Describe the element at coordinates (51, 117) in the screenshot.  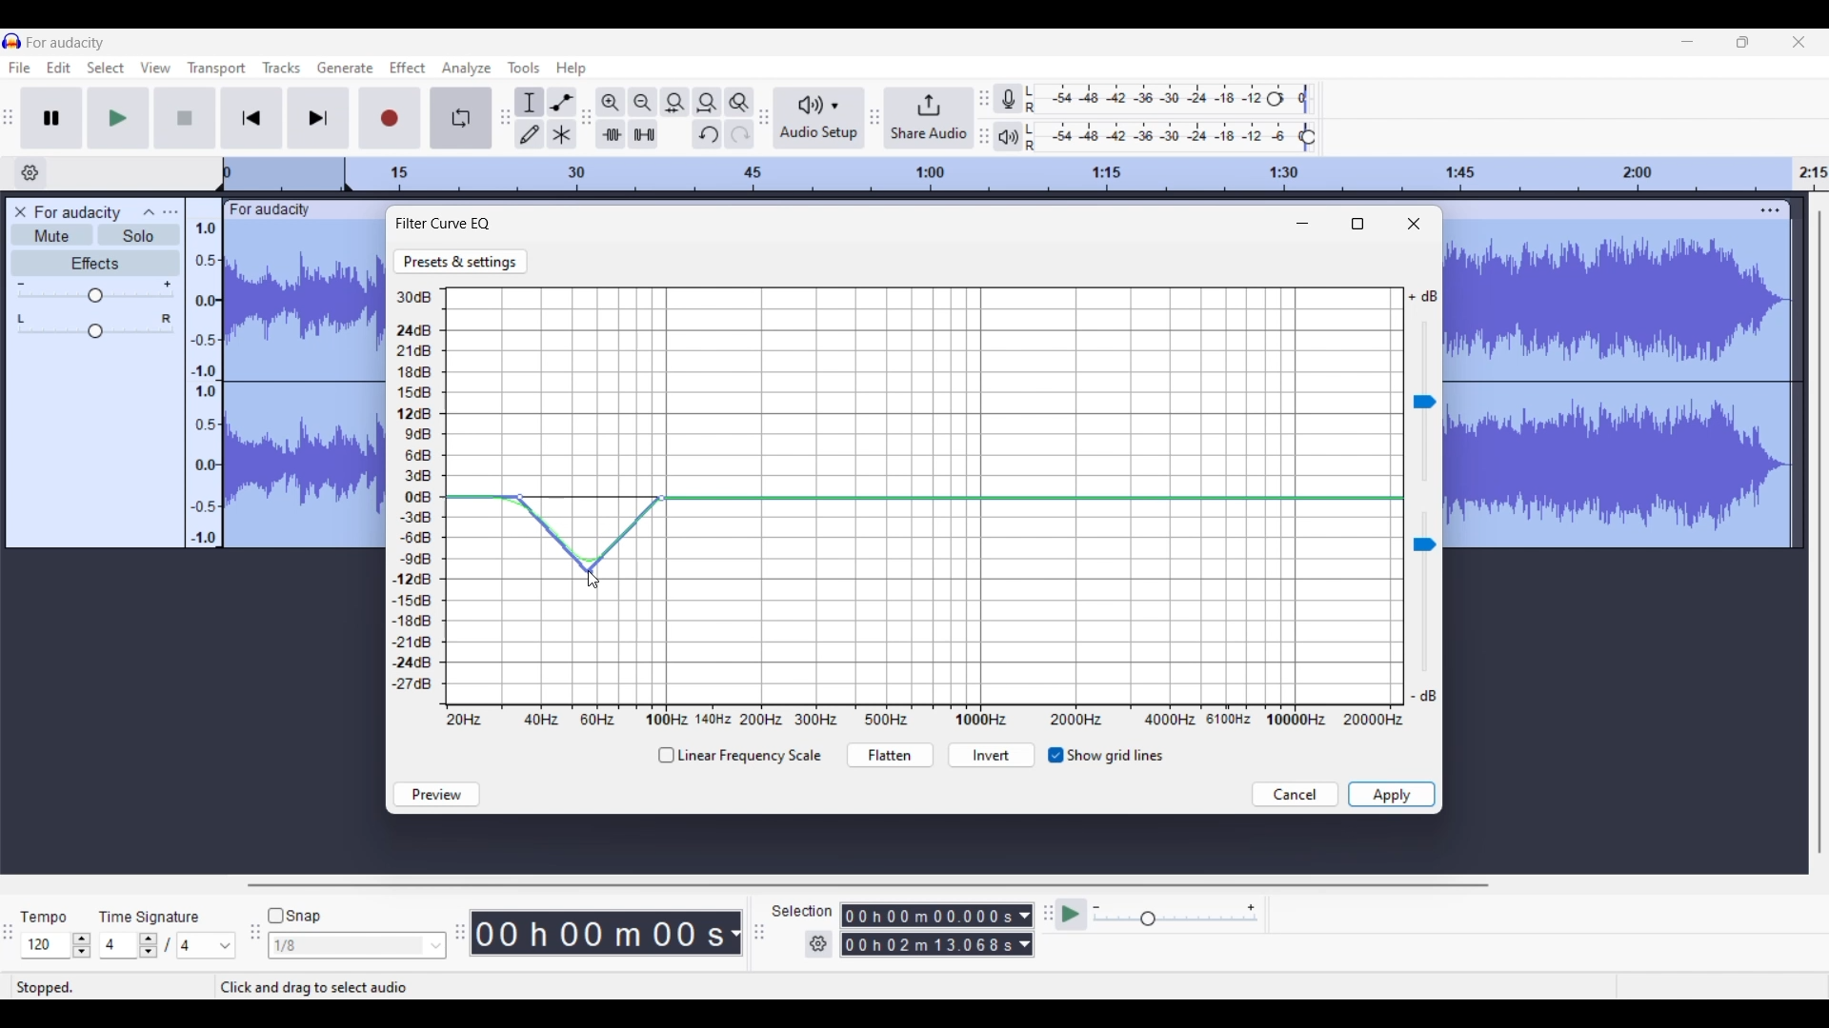
I see `Pause` at that location.